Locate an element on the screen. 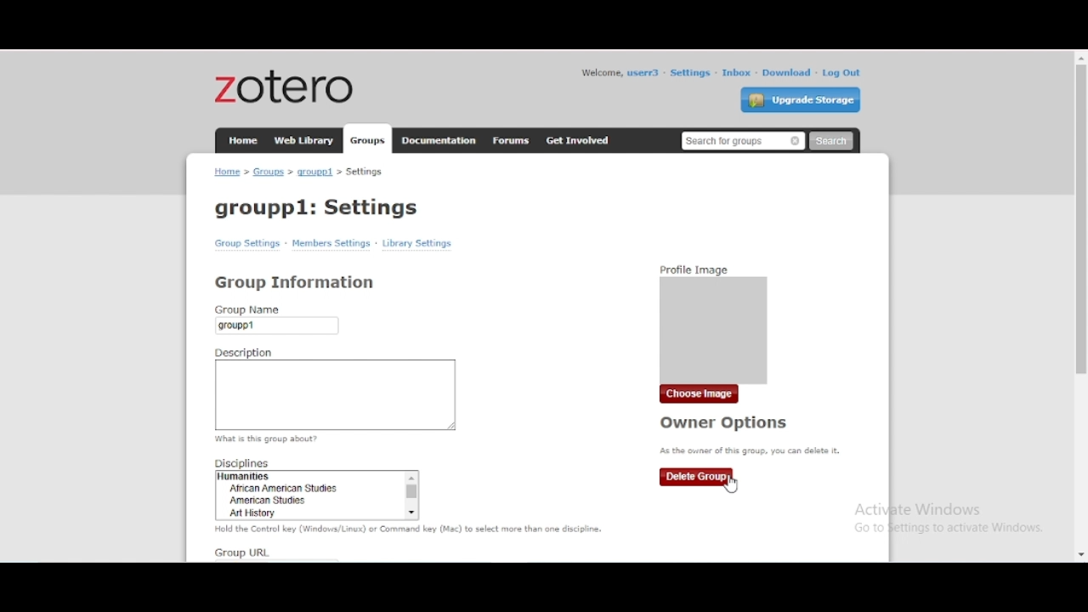 Image resolution: width=1088 pixels, height=612 pixels. upgrade storage is located at coordinates (801, 99).